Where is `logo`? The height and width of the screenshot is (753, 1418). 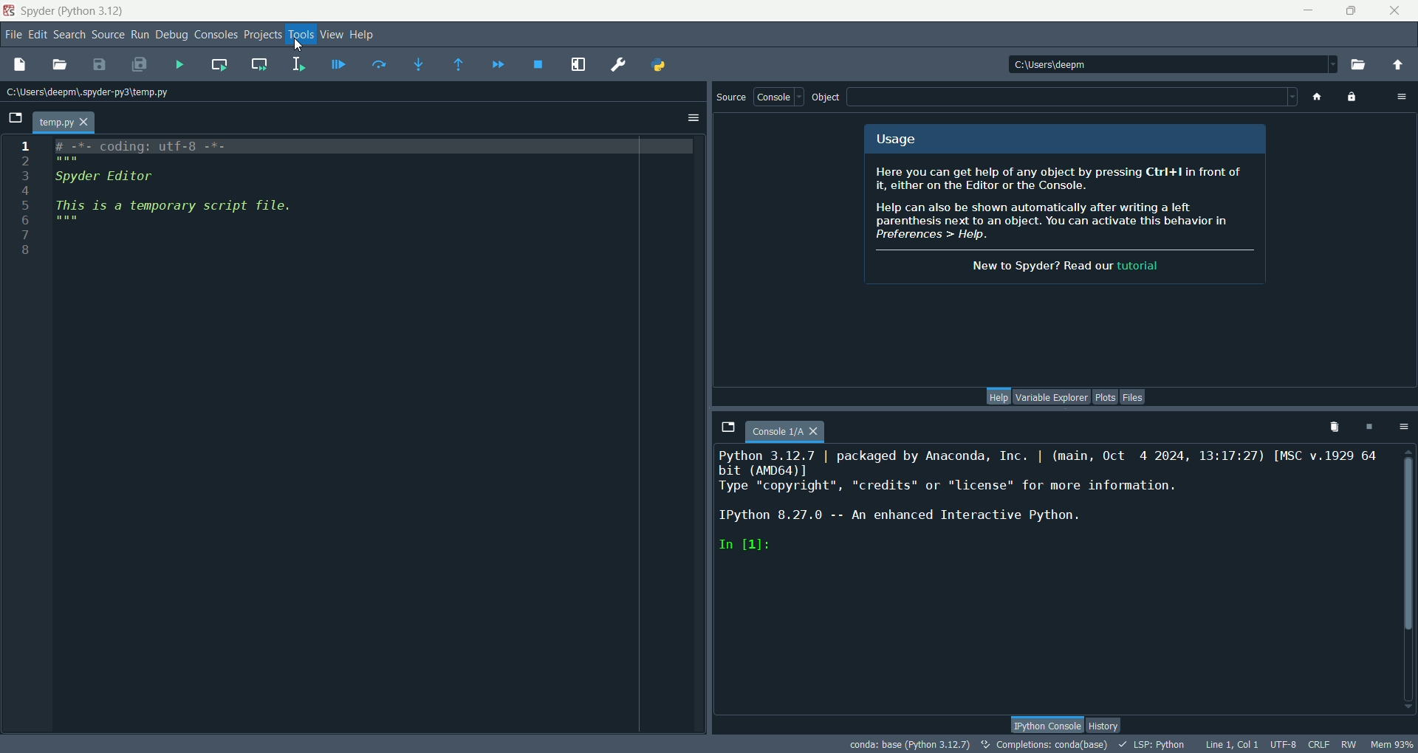 logo is located at coordinates (10, 13).